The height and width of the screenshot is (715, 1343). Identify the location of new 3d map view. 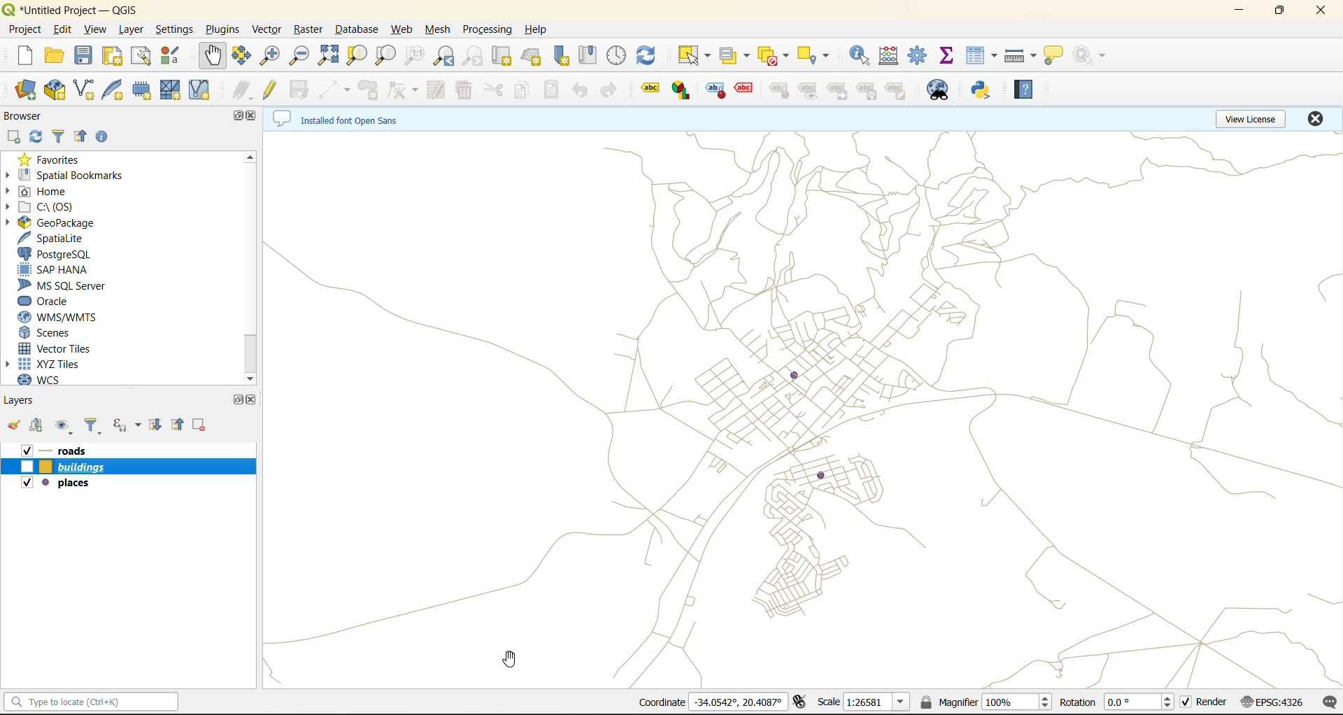
(535, 58).